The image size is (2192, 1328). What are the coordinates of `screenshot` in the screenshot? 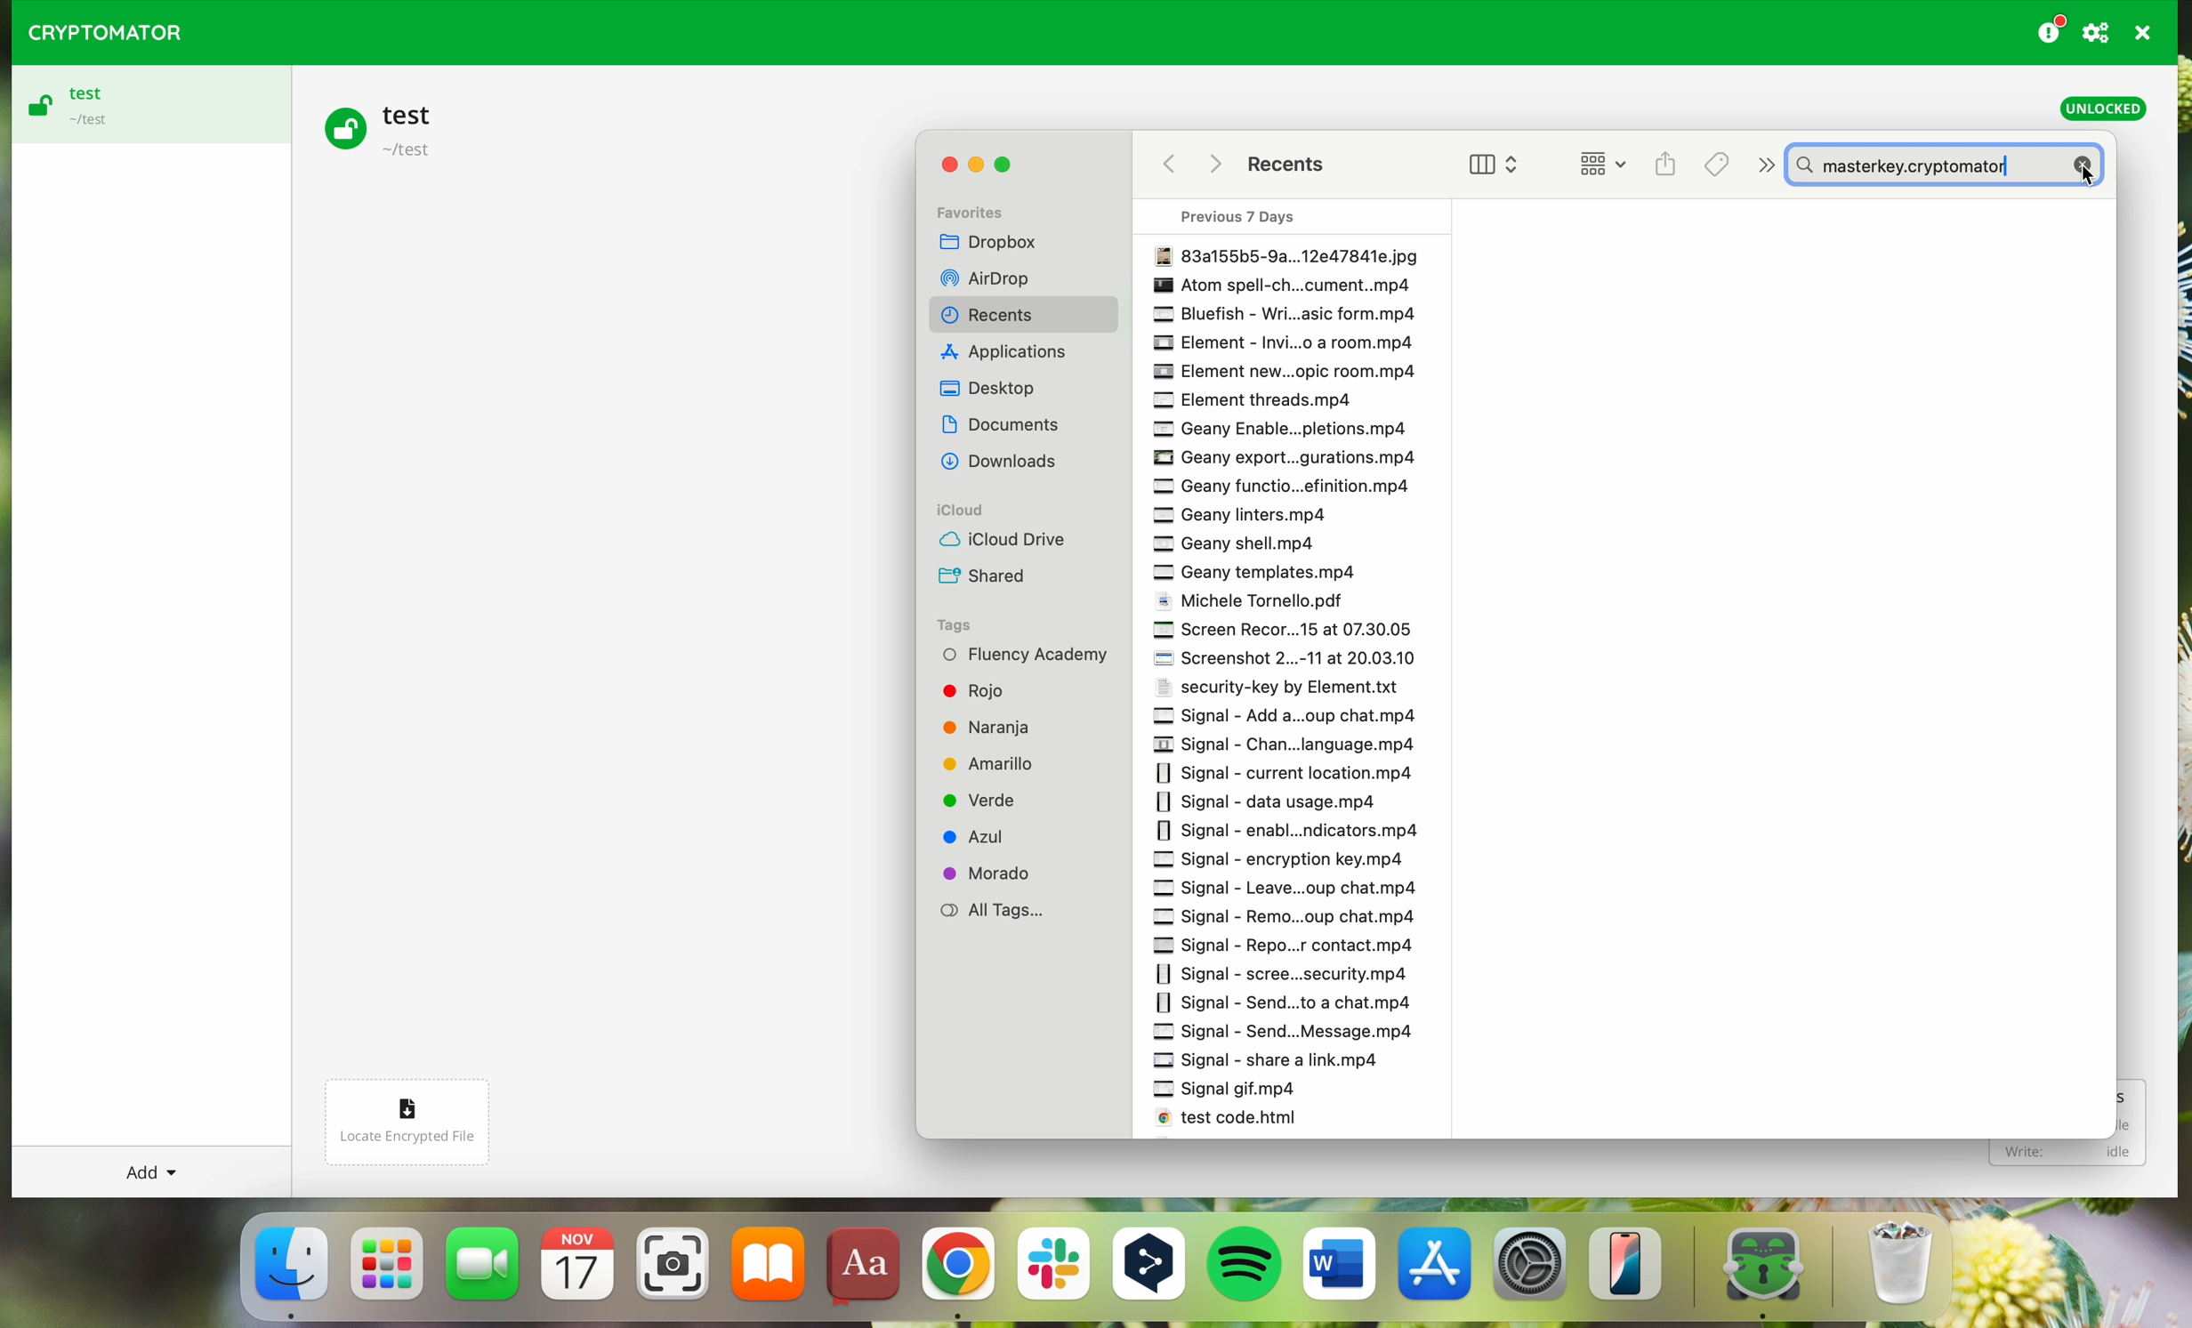 It's located at (673, 1271).